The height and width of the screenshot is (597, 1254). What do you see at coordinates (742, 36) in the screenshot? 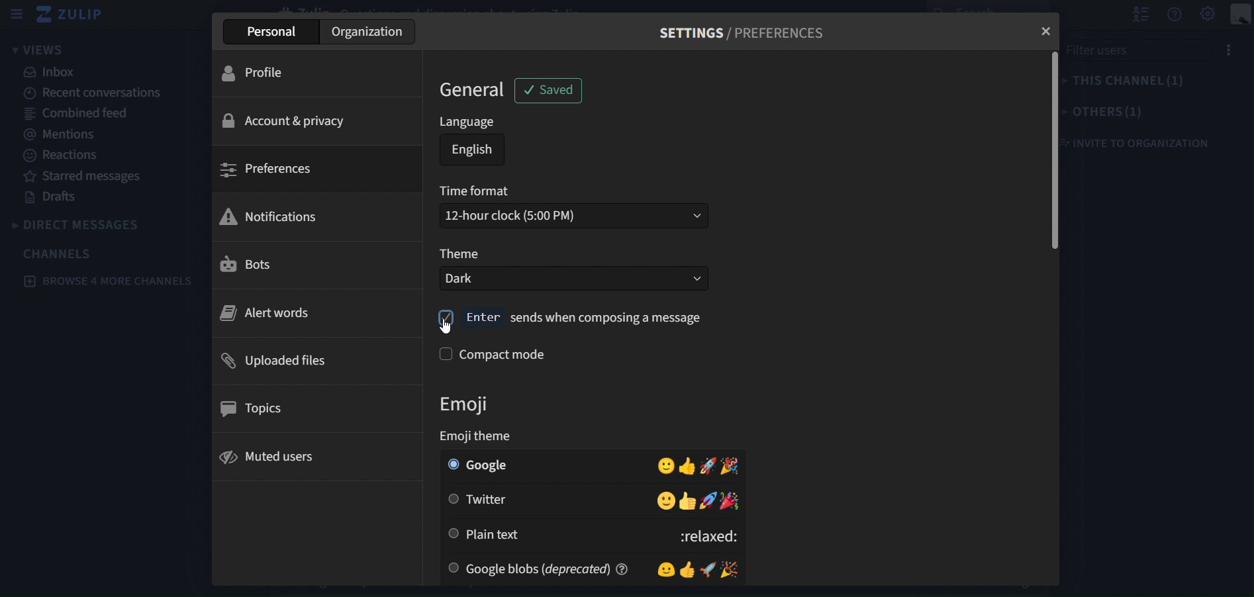
I see `SETTING/PREFERENCES` at bounding box center [742, 36].